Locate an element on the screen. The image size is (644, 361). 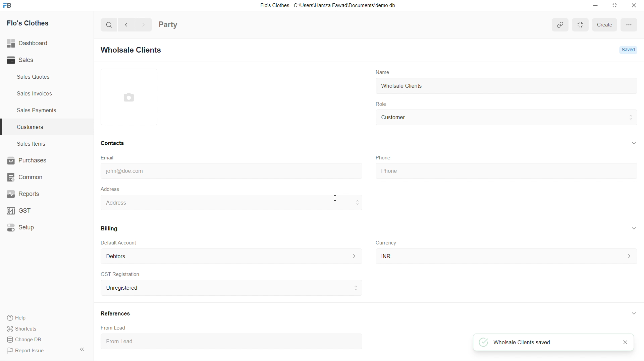
Customers is located at coordinates (29, 127).